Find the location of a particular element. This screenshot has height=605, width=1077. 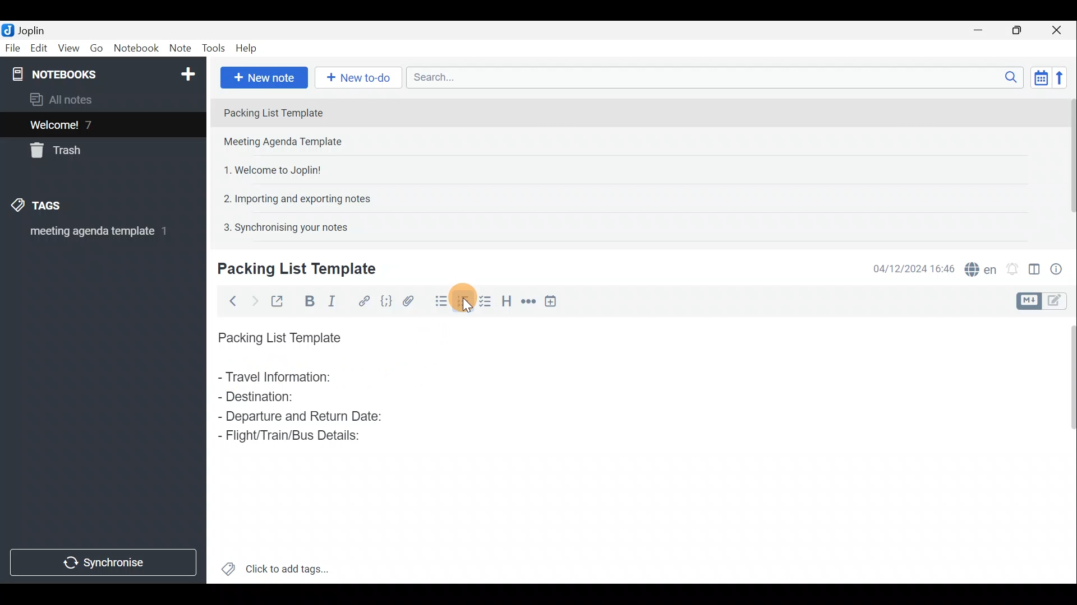

Horizontal rule is located at coordinates (527, 301).